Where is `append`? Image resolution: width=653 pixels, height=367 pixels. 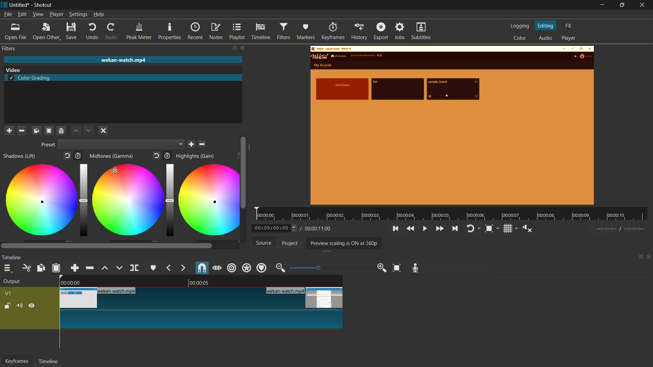
append is located at coordinates (75, 268).